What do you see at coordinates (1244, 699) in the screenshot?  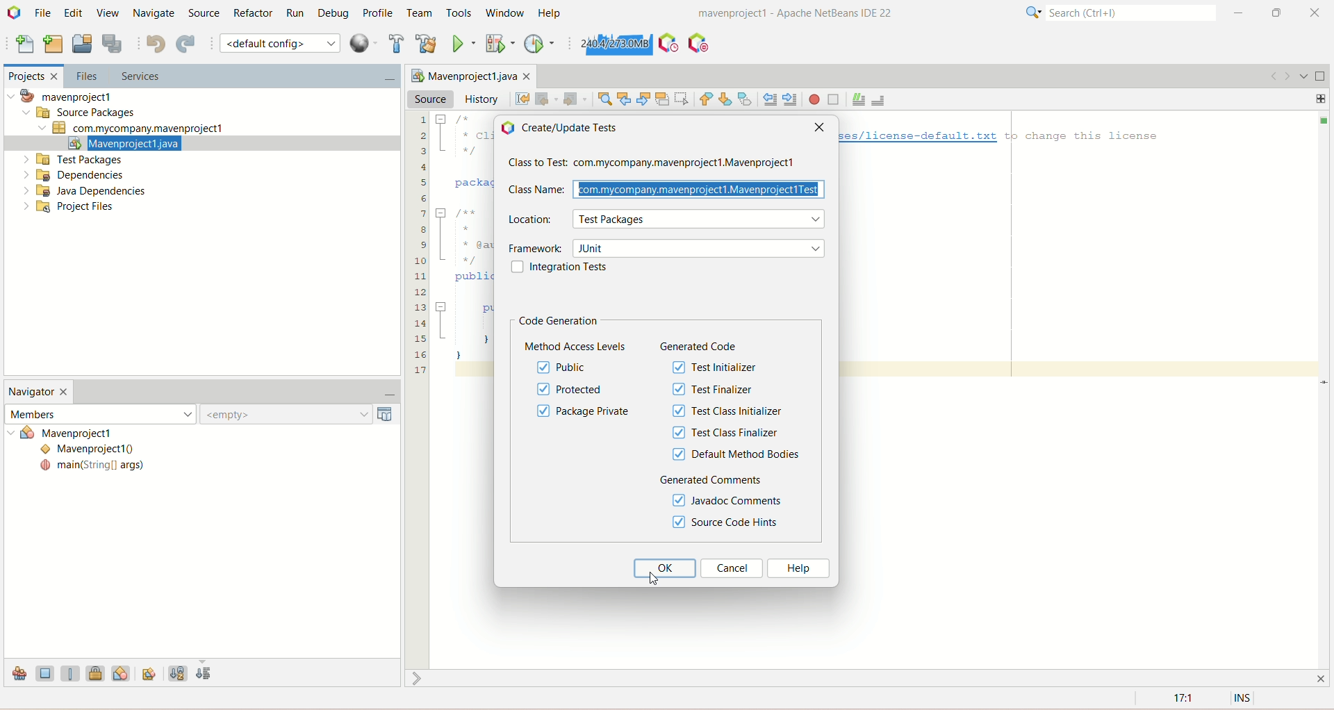 I see `INS` at bounding box center [1244, 699].